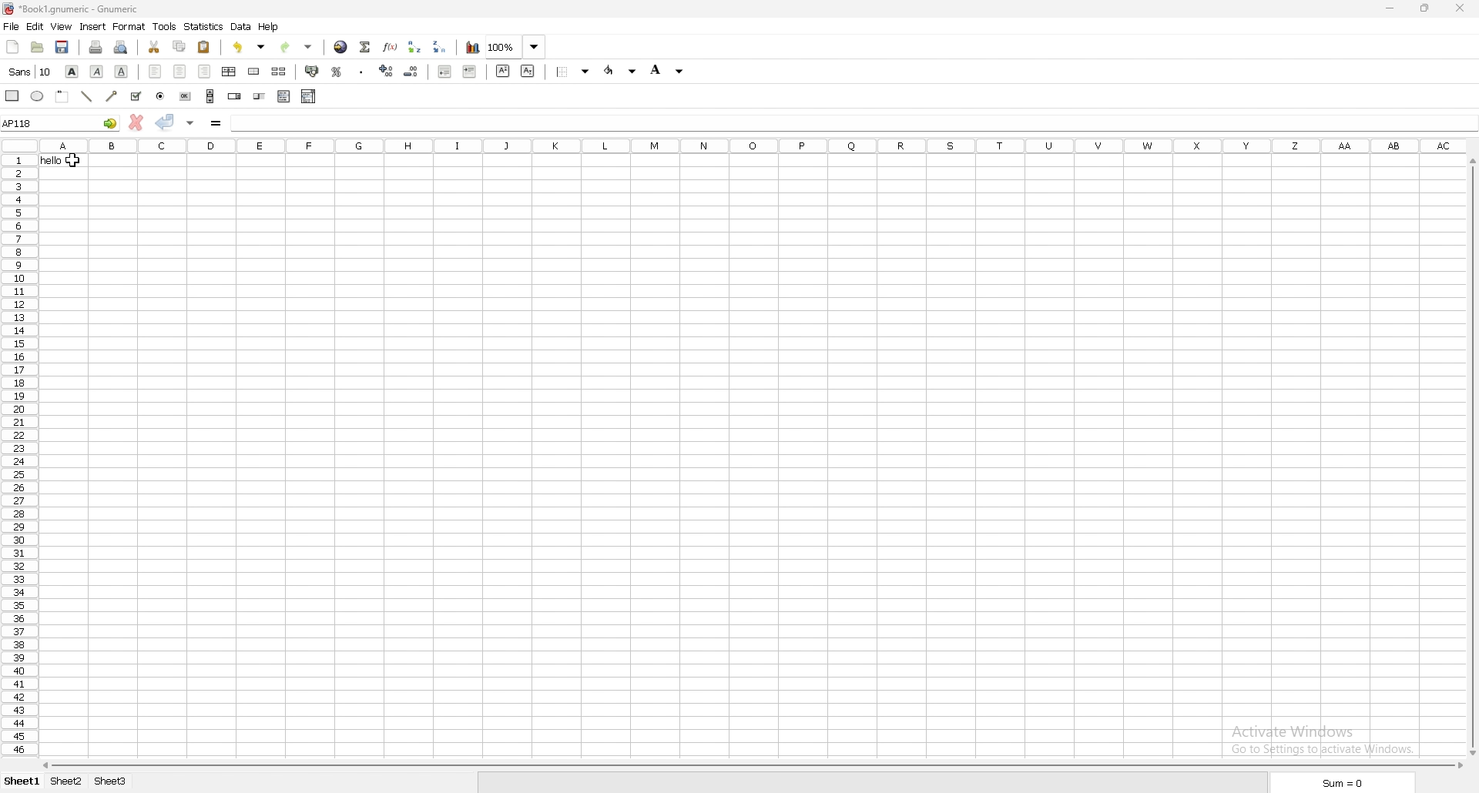  I want to click on slider, so click(260, 96).